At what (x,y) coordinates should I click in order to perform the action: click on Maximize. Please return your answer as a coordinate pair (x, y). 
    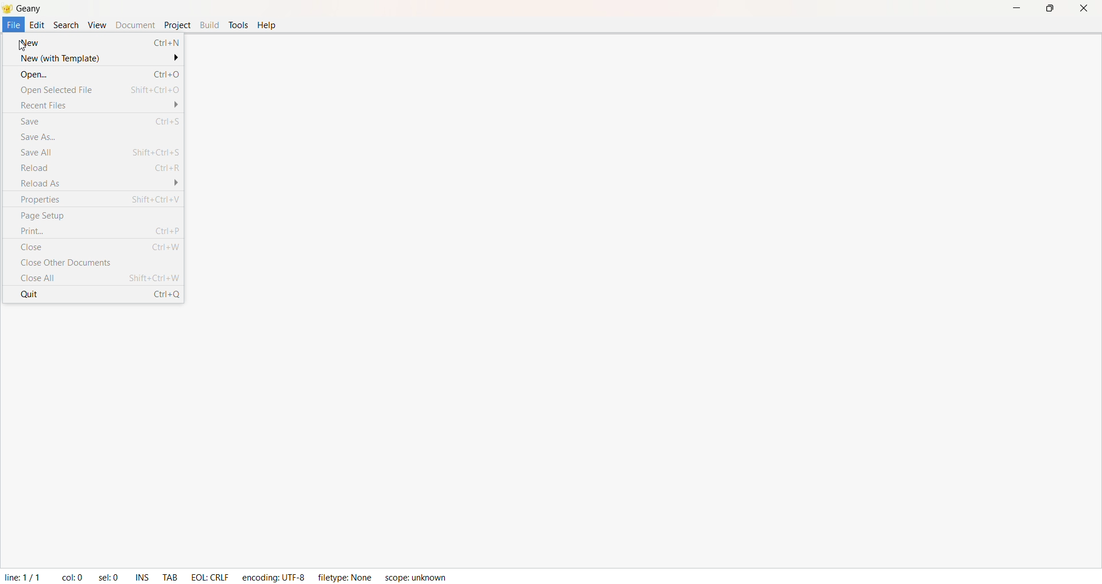
    Looking at the image, I should click on (1051, 9).